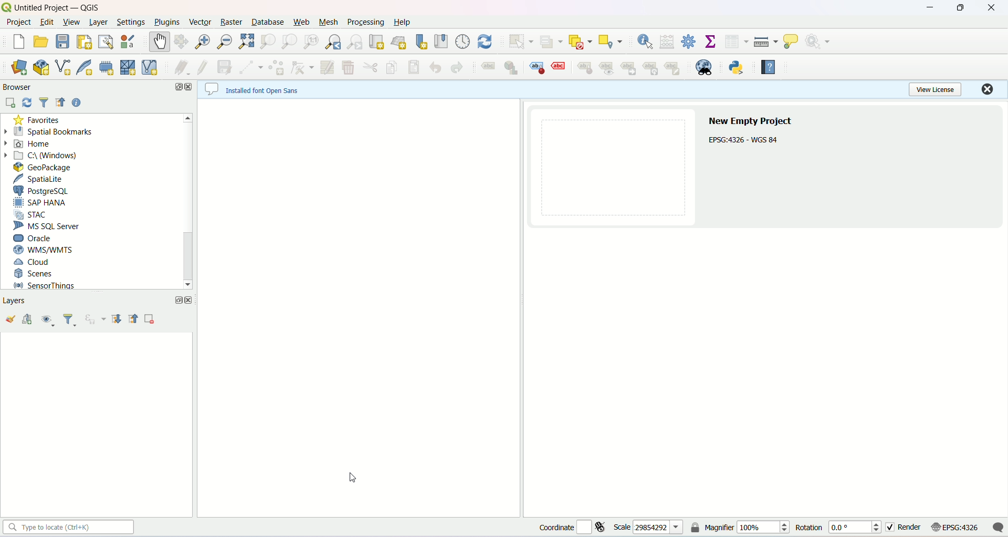 The height and width of the screenshot is (537, 1008). I want to click on refresh, so click(25, 101).